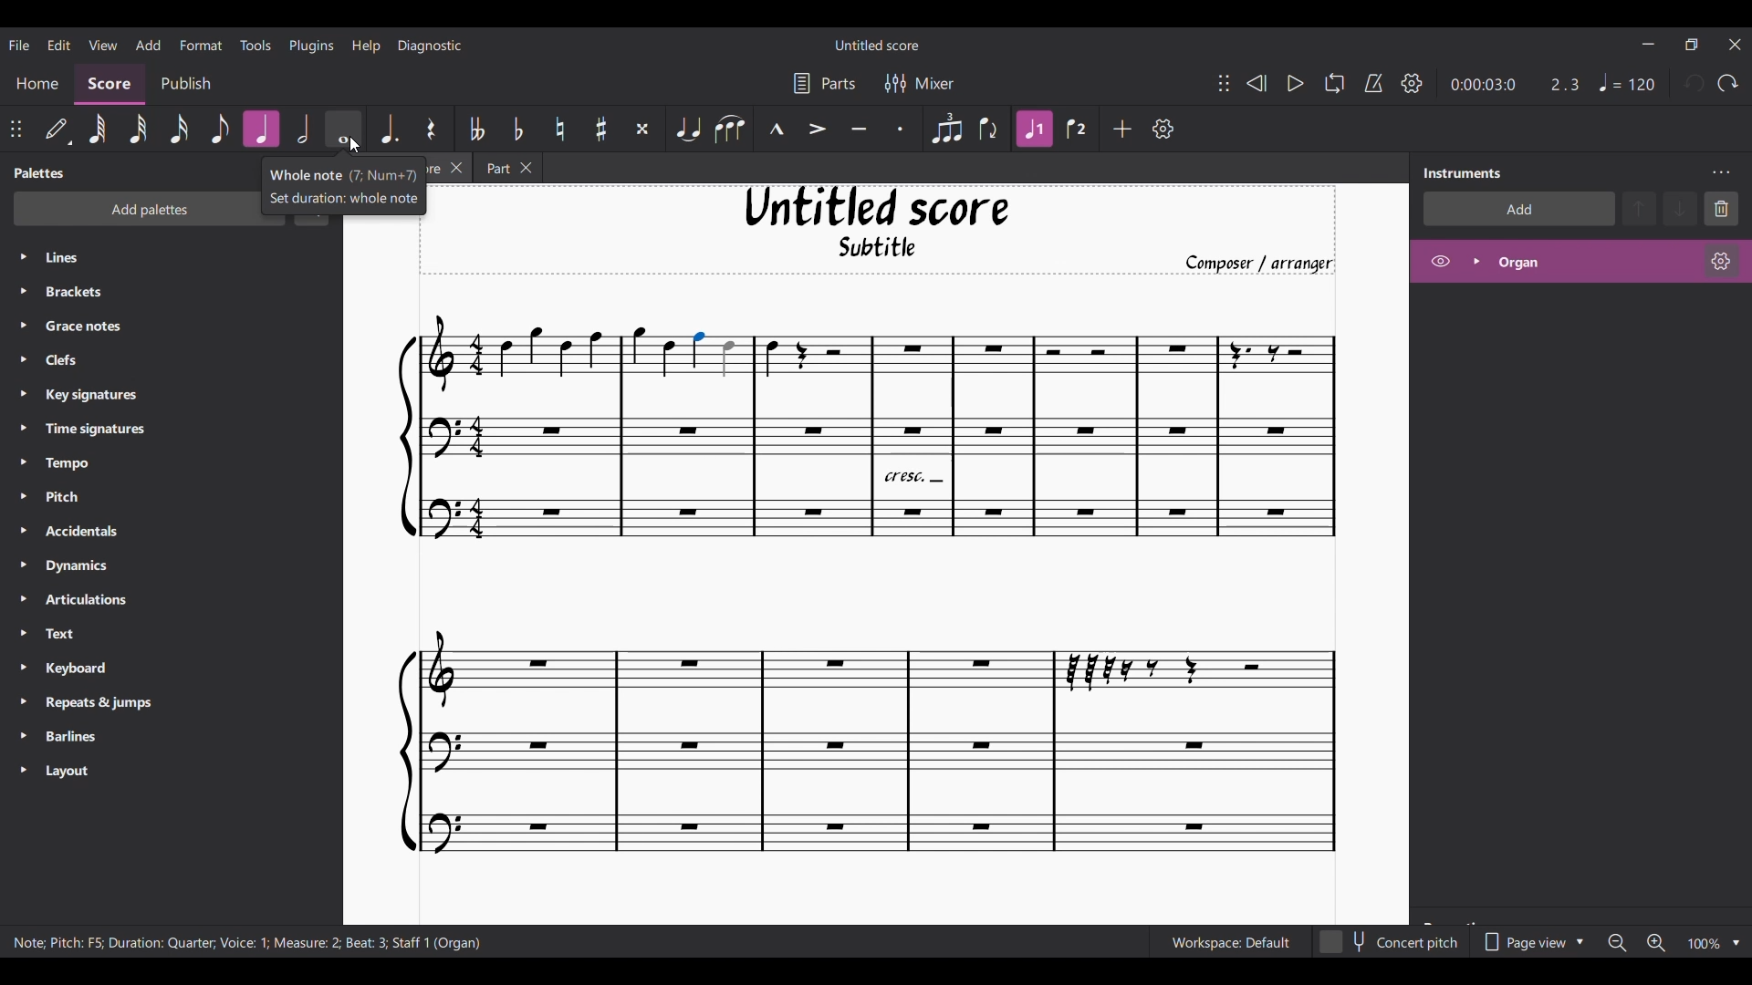  I want to click on 8th note, so click(220, 128).